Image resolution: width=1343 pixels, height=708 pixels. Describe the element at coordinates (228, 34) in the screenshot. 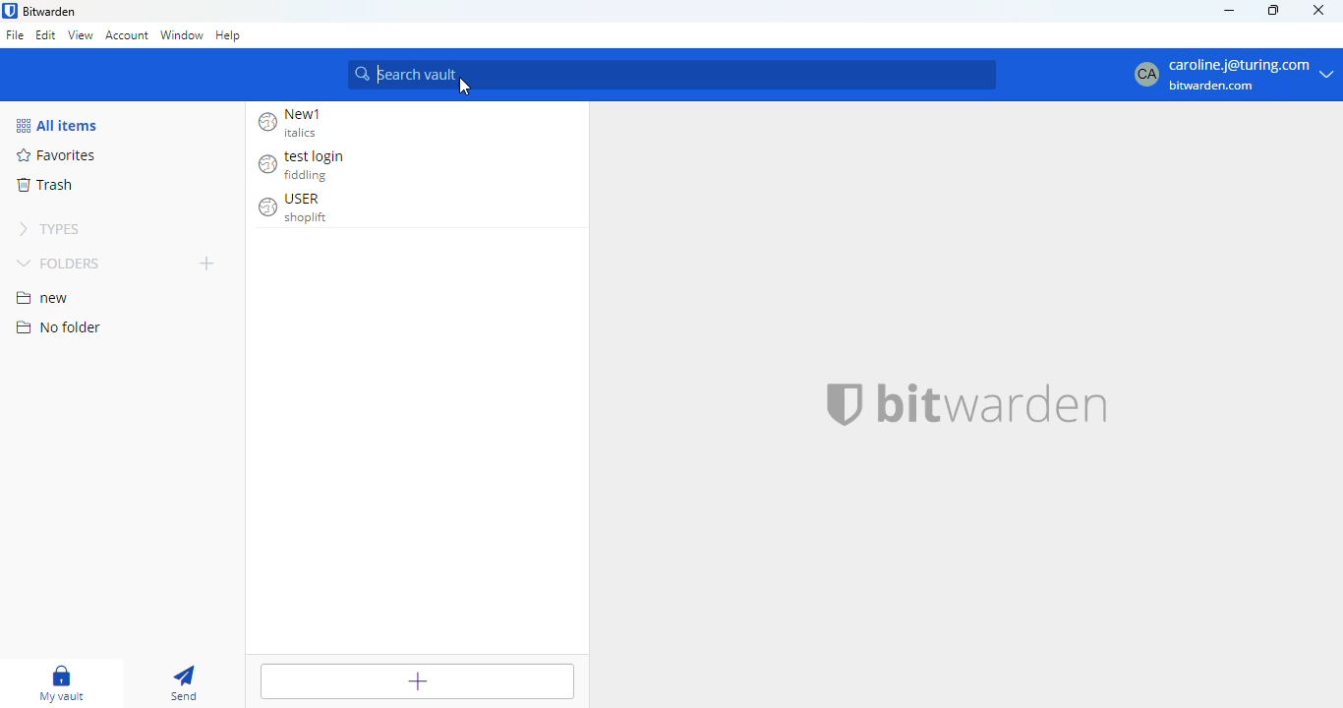

I see `help` at that location.